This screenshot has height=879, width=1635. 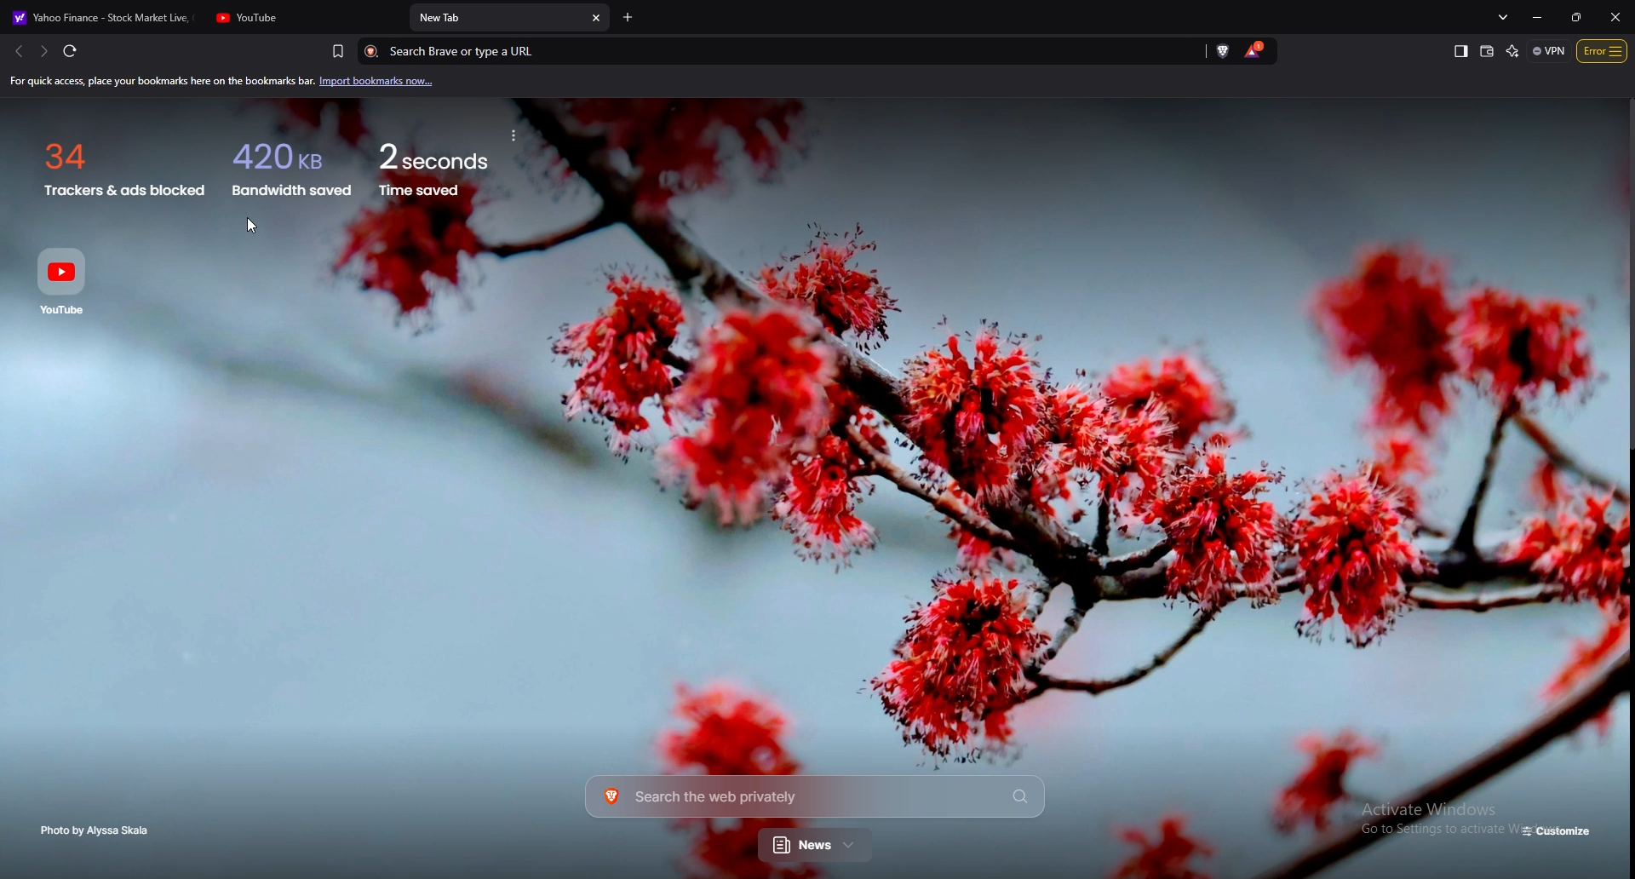 I want to click on Youtube, so click(x=67, y=280).